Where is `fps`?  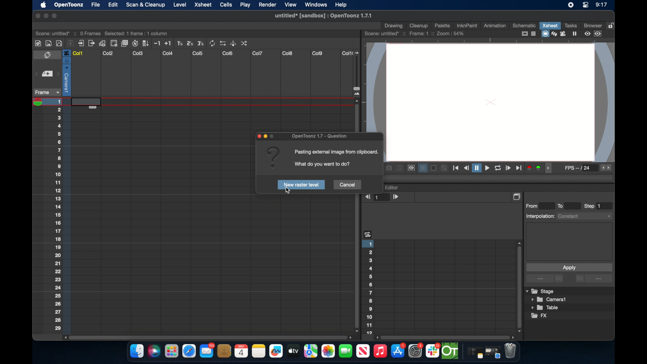
fps is located at coordinates (578, 169).